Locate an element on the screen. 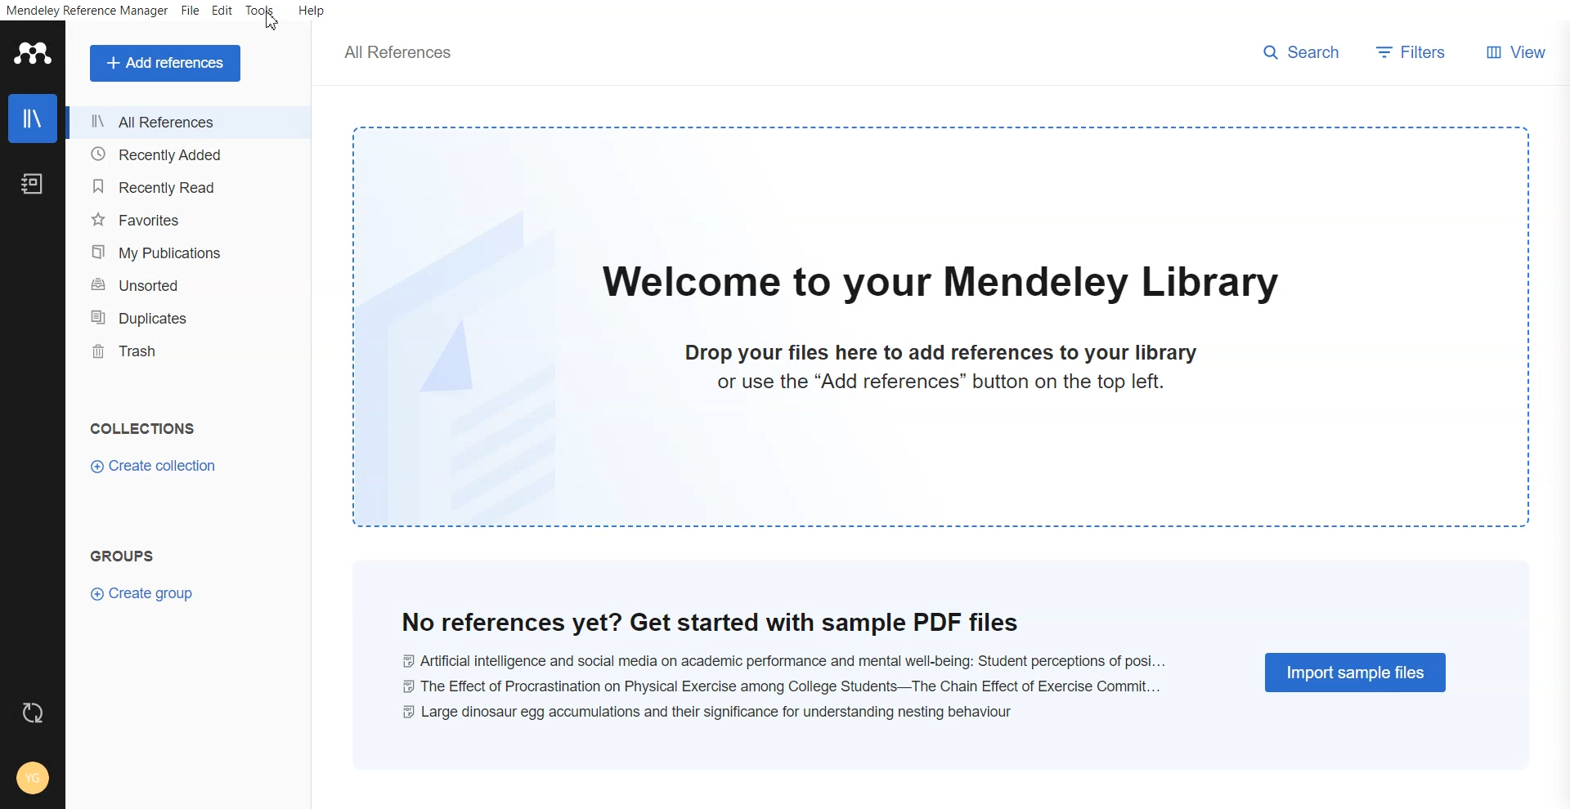 The image size is (1570, 809). cursor is located at coordinates (273, 23).